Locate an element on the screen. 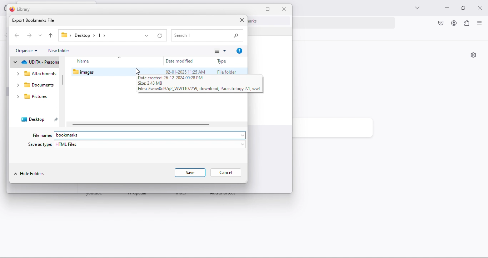 Image resolution: width=488 pixels, height=258 pixels. organize is located at coordinates (27, 51).